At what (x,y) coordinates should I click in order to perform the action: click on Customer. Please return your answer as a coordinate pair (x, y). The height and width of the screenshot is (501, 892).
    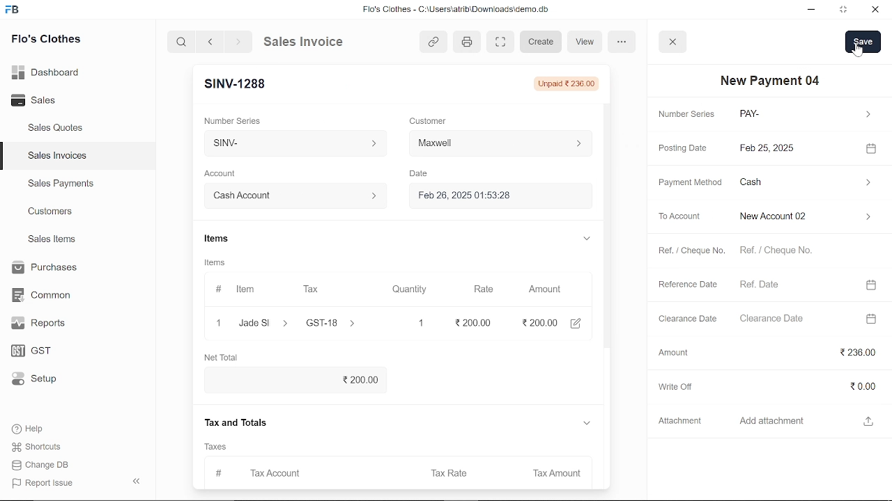
    Looking at the image, I should click on (502, 143).